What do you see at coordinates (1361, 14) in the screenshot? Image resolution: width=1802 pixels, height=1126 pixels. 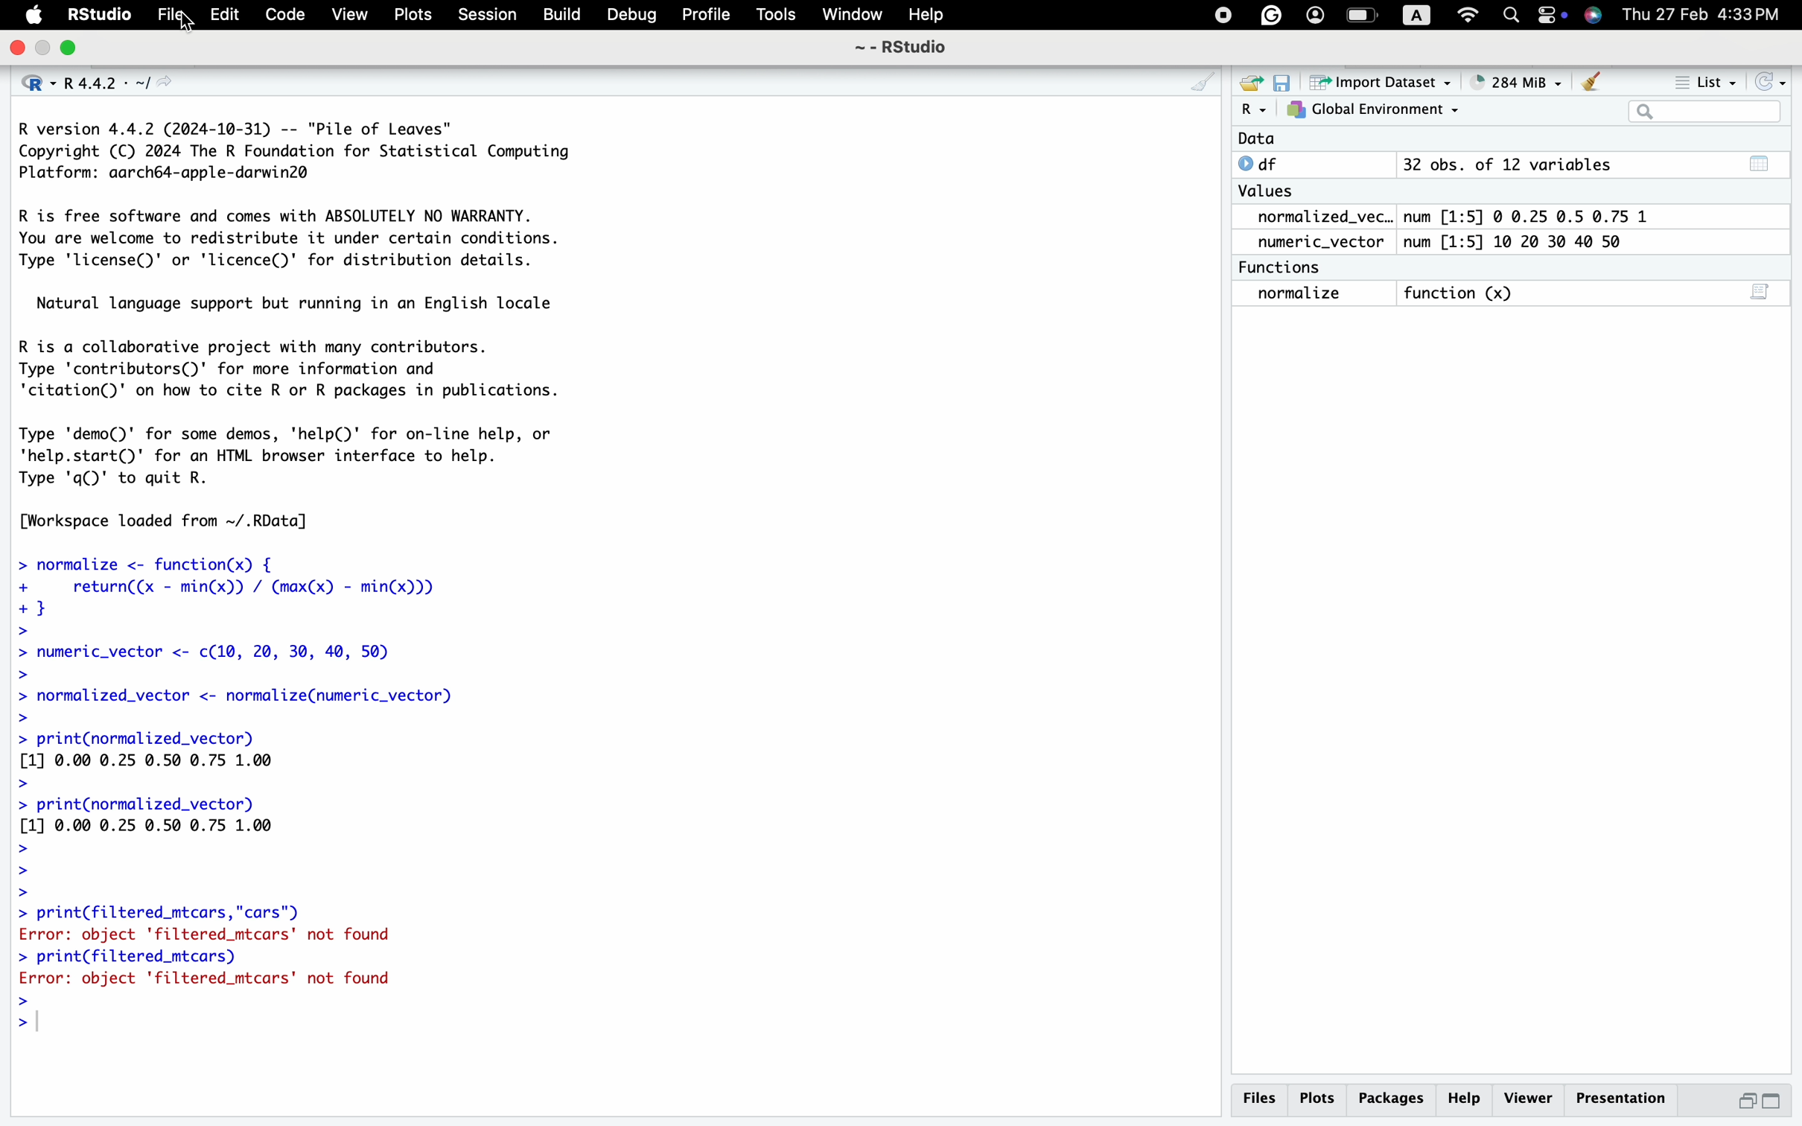 I see `battery` at bounding box center [1361, 14].